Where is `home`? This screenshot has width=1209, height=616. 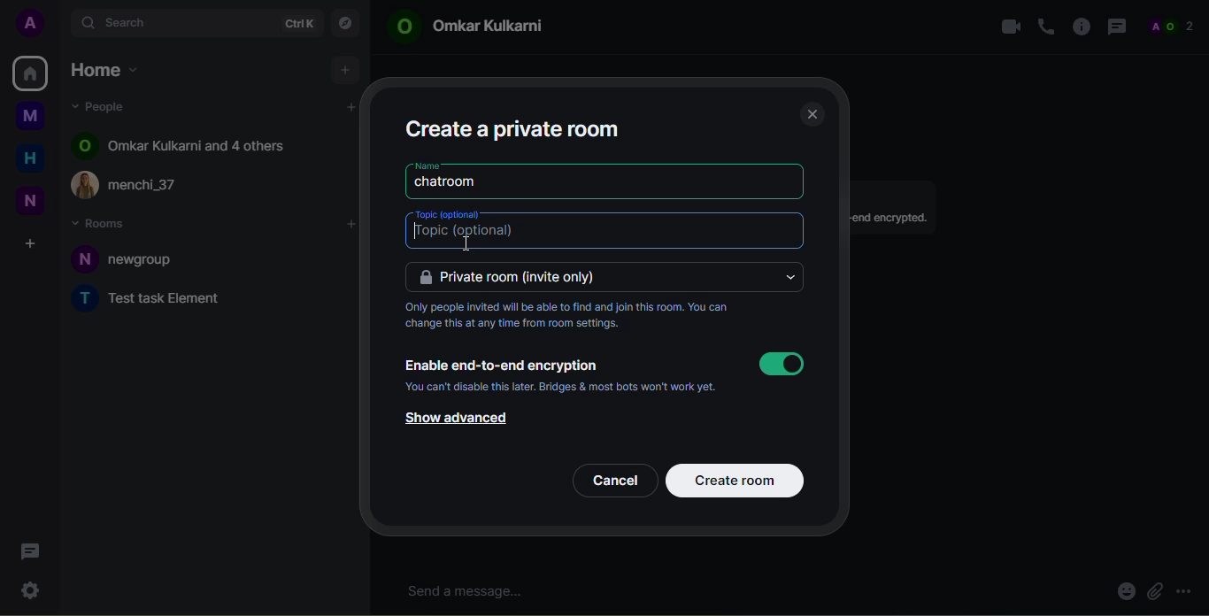 home is located at coordinates (30, 72).